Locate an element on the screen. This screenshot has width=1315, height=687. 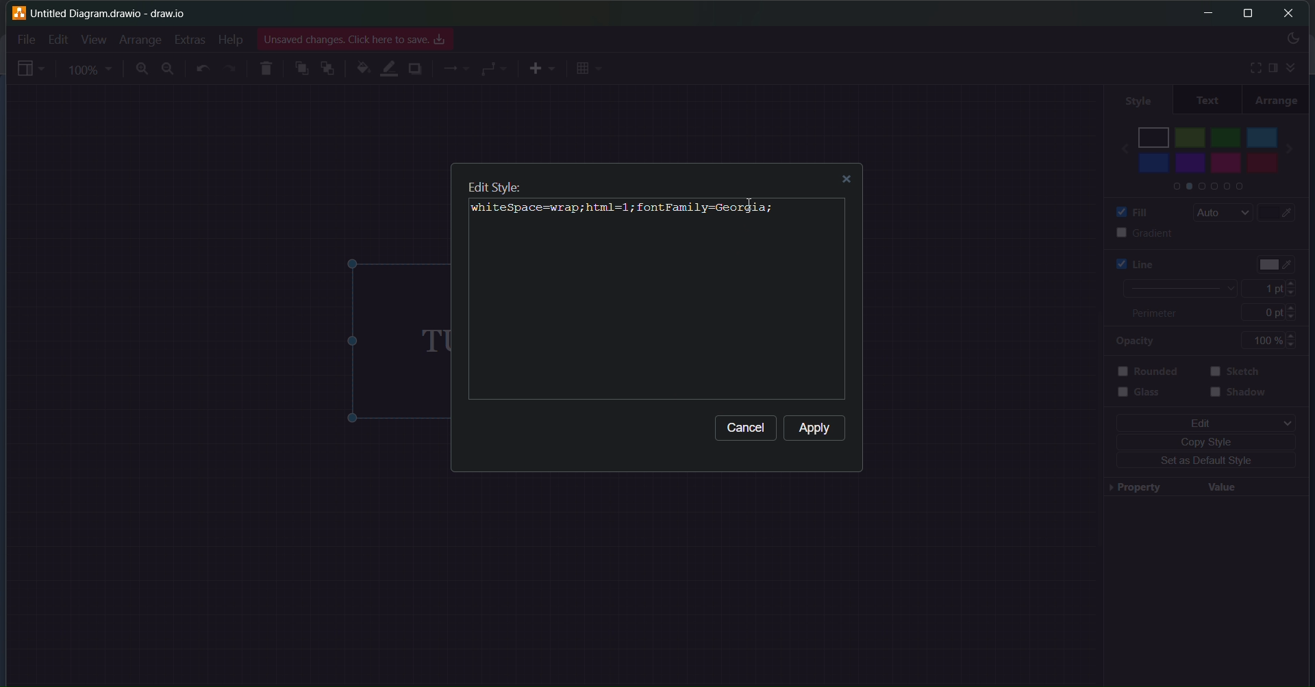
close dialog is located at coordinates (850, 181).